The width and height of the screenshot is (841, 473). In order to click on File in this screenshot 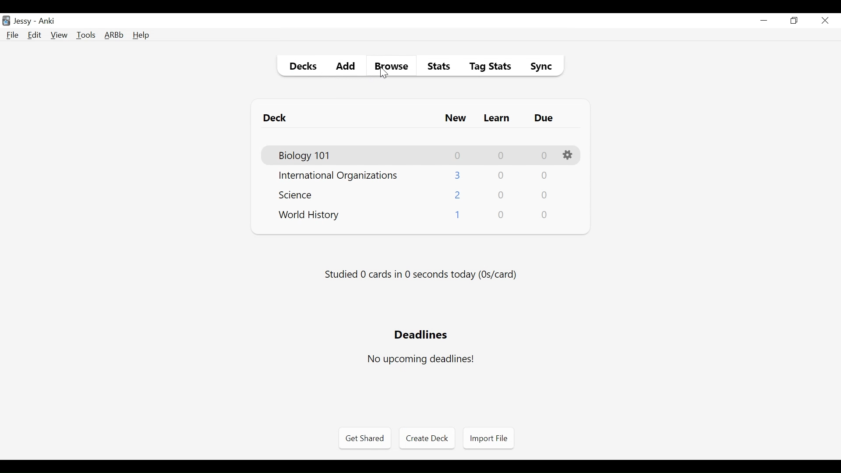, I will do `click(13, 36)`.